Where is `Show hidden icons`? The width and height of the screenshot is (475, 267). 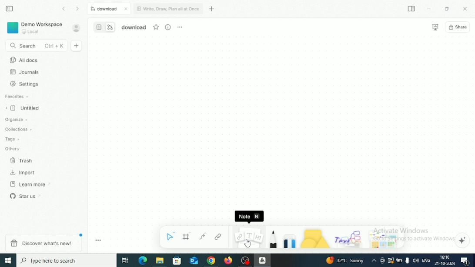 Show hidden icons is located at coordinates (374, 260).